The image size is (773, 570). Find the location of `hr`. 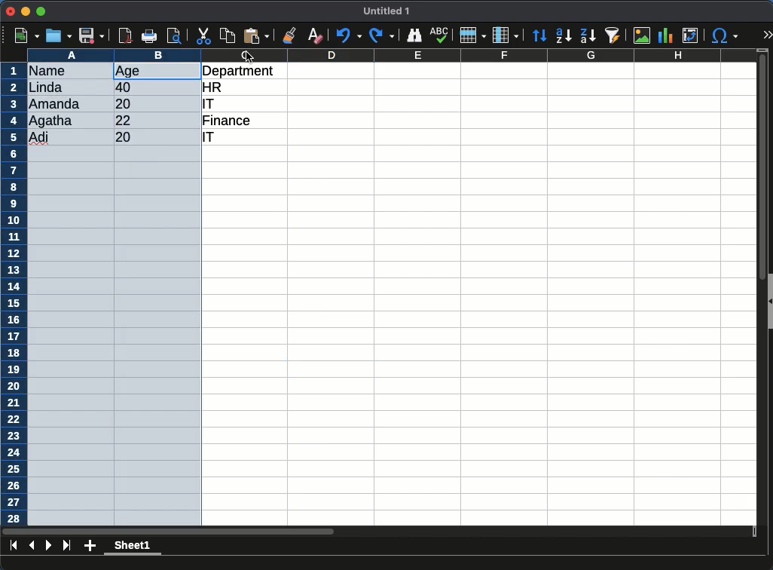

hr is located at coordinates (213, 87).